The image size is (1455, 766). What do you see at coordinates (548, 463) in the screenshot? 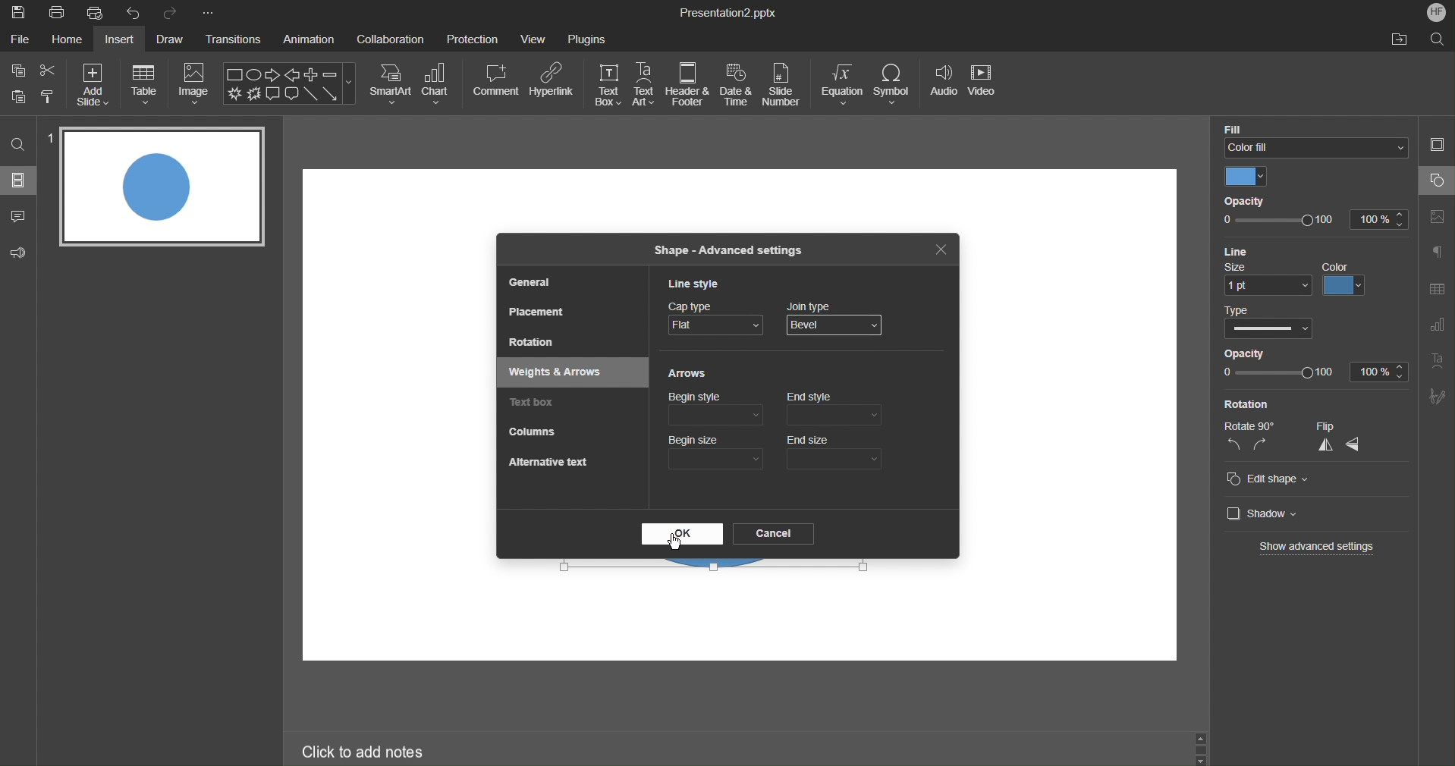
I see `Alternative Text` at bounding box center [548, 463].